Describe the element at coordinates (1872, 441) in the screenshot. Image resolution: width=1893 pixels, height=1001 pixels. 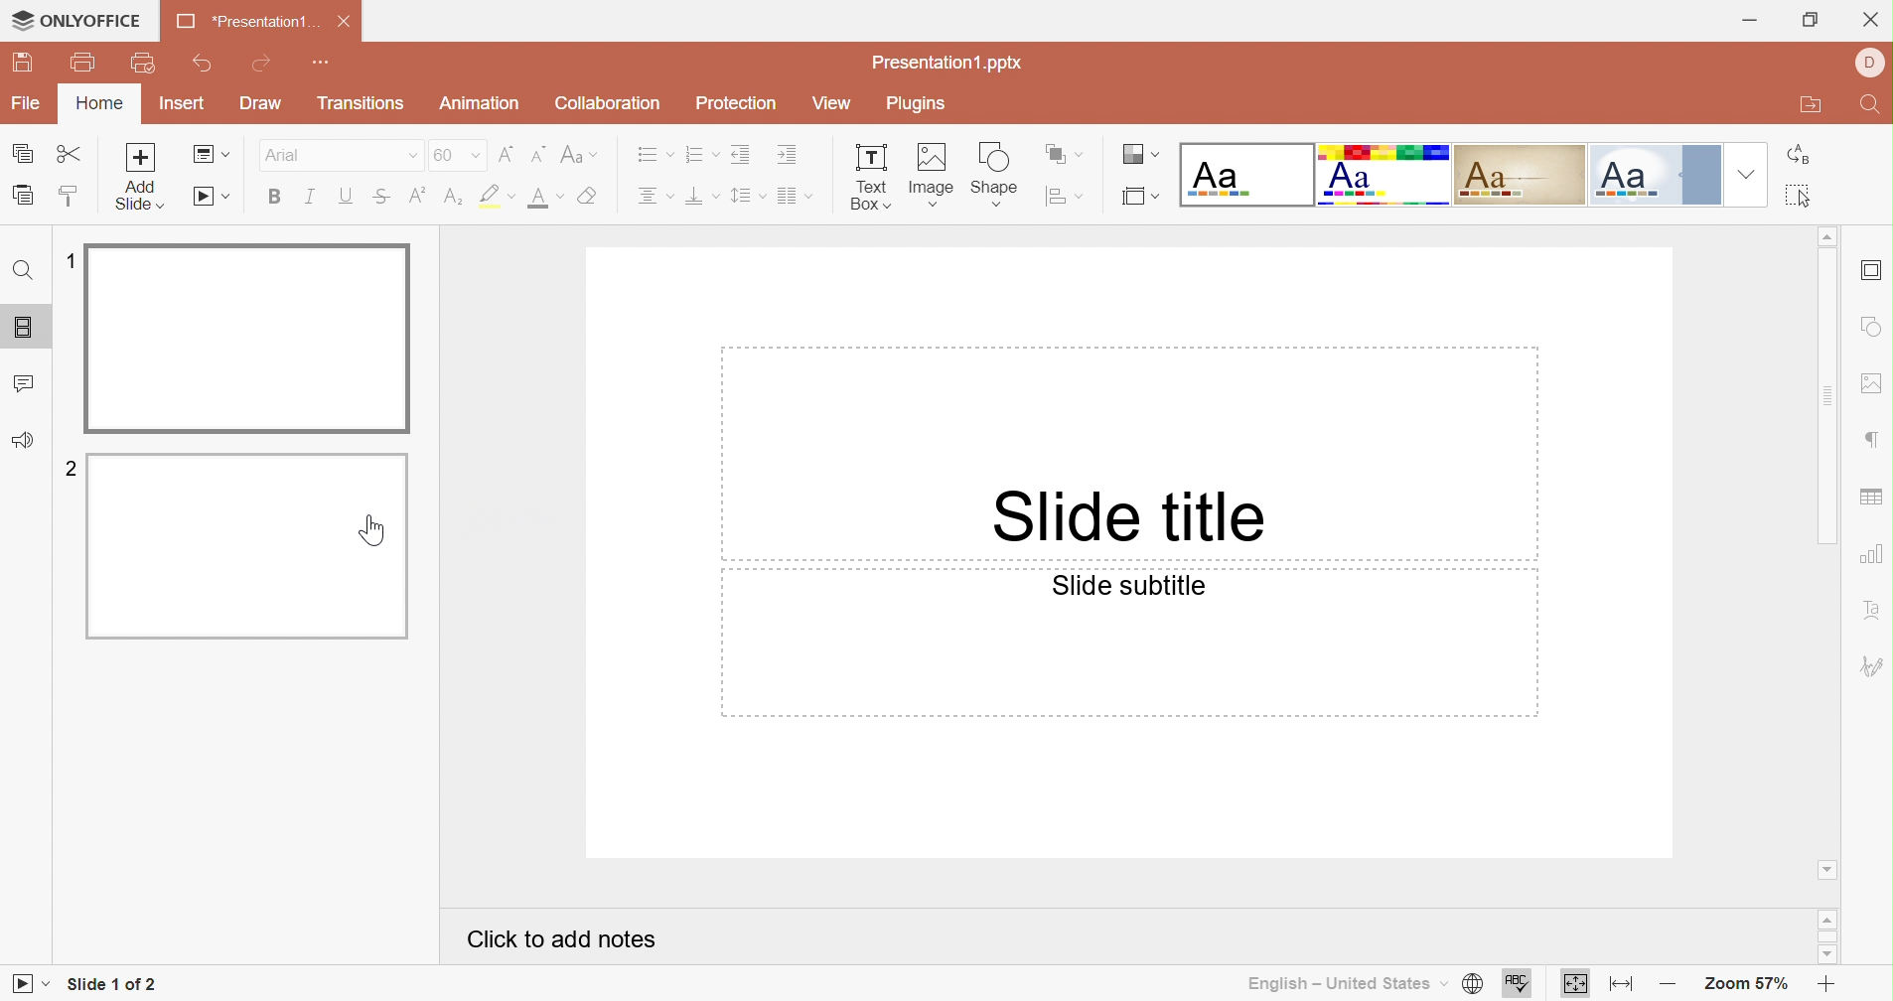
I see `Paragraph settings` at that location.